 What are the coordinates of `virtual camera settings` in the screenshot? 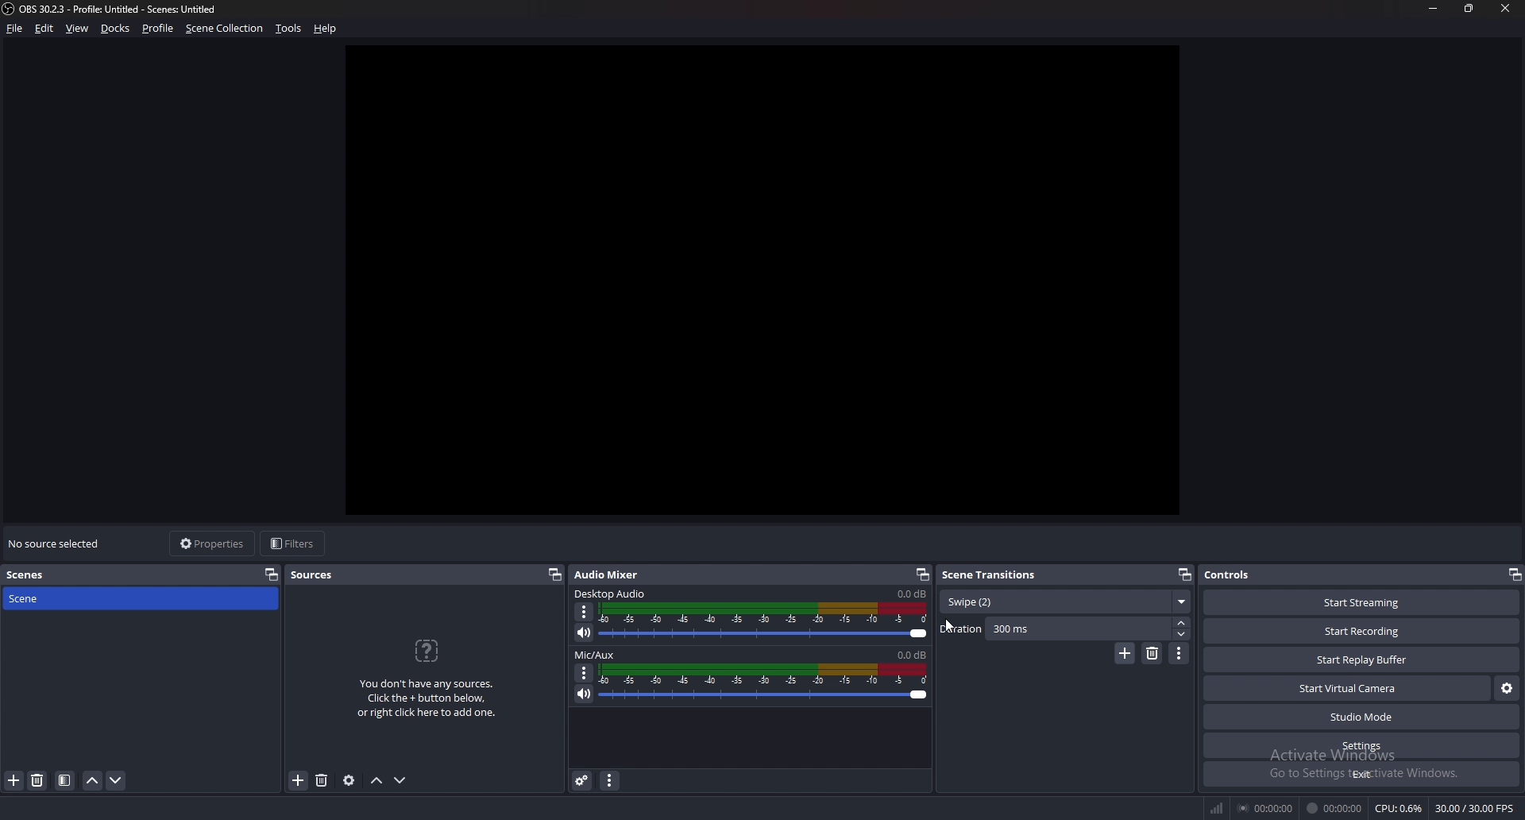 It's located at (1507, 688).